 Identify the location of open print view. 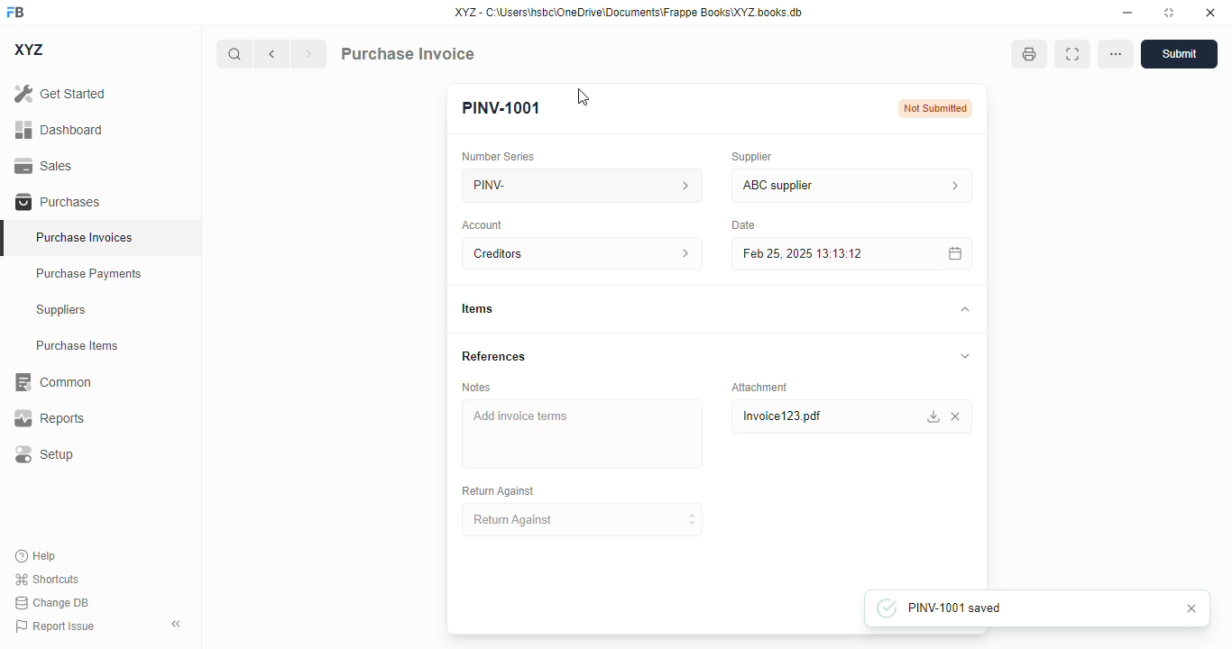
(1029, 54).